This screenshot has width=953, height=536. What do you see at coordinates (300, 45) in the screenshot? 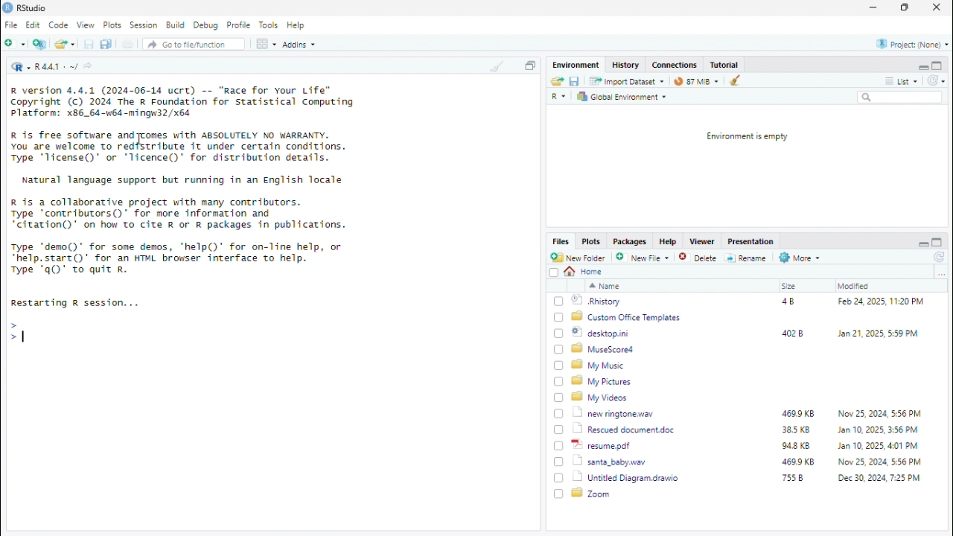
I see `Addins` at bounding box center [300, 45].